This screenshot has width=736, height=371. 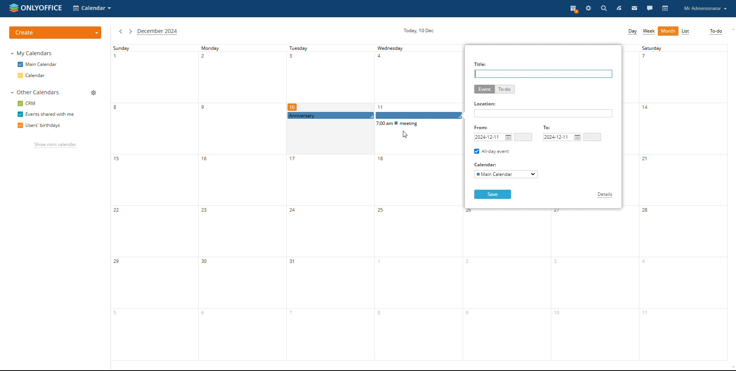 What do you see at coordinates (731, 368) in the screenshot?
I see `scroll down` at bounding box center [731, 368].